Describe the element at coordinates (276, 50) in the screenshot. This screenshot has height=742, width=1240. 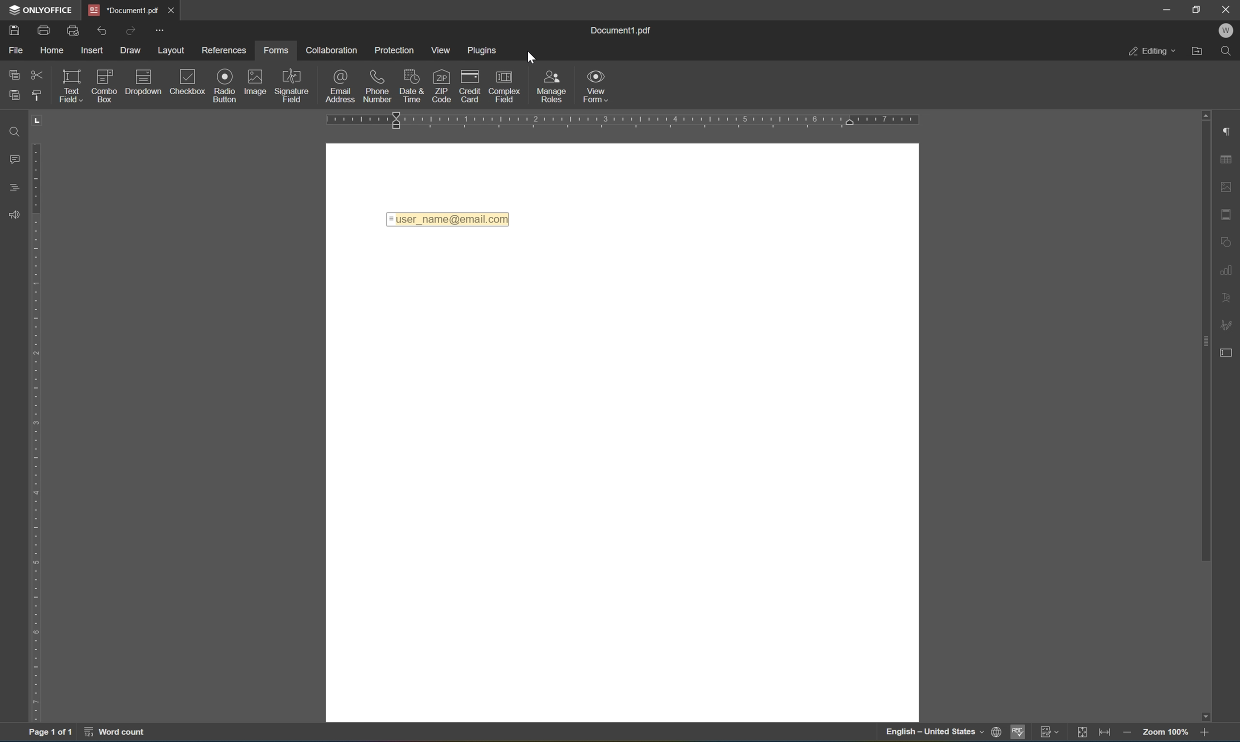
I see `forms` at that location.